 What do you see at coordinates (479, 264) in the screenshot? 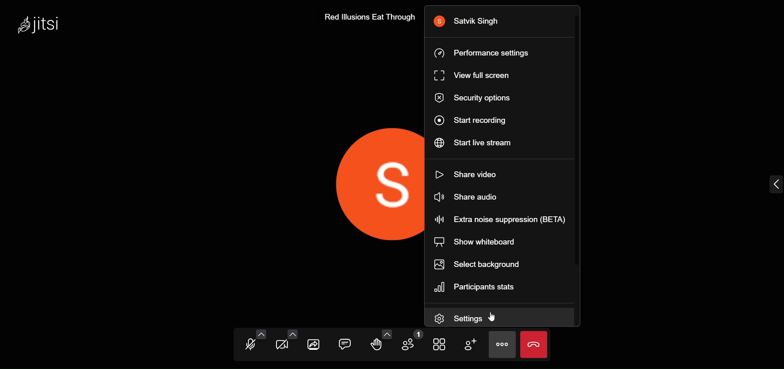
I see `select background` at bounding box center [479, 264].